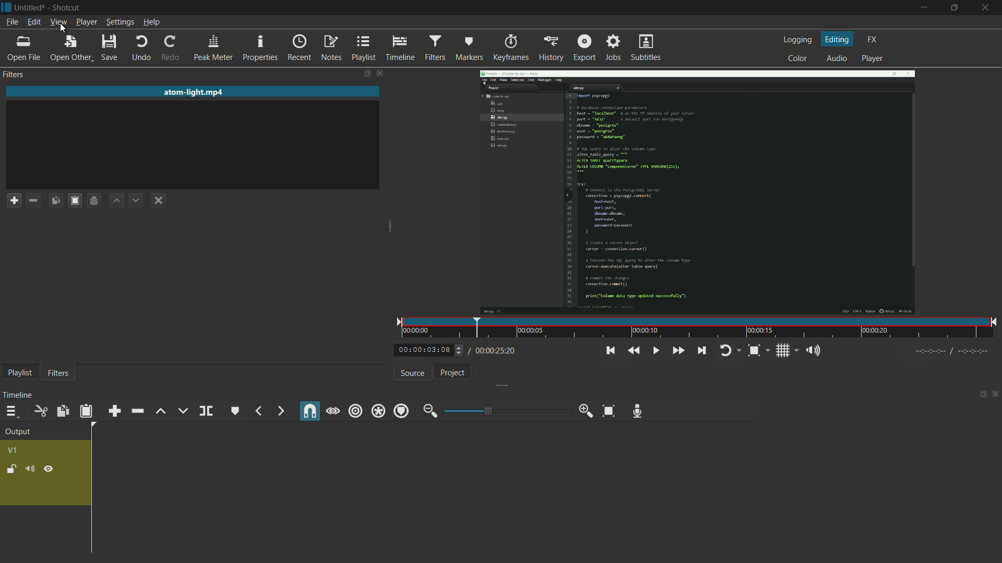 This screenshot has height=563, width=1002. What do you see at coordinates (639, 411) in the screenshot?
I see `record audio` at bounding box center [639, 411].